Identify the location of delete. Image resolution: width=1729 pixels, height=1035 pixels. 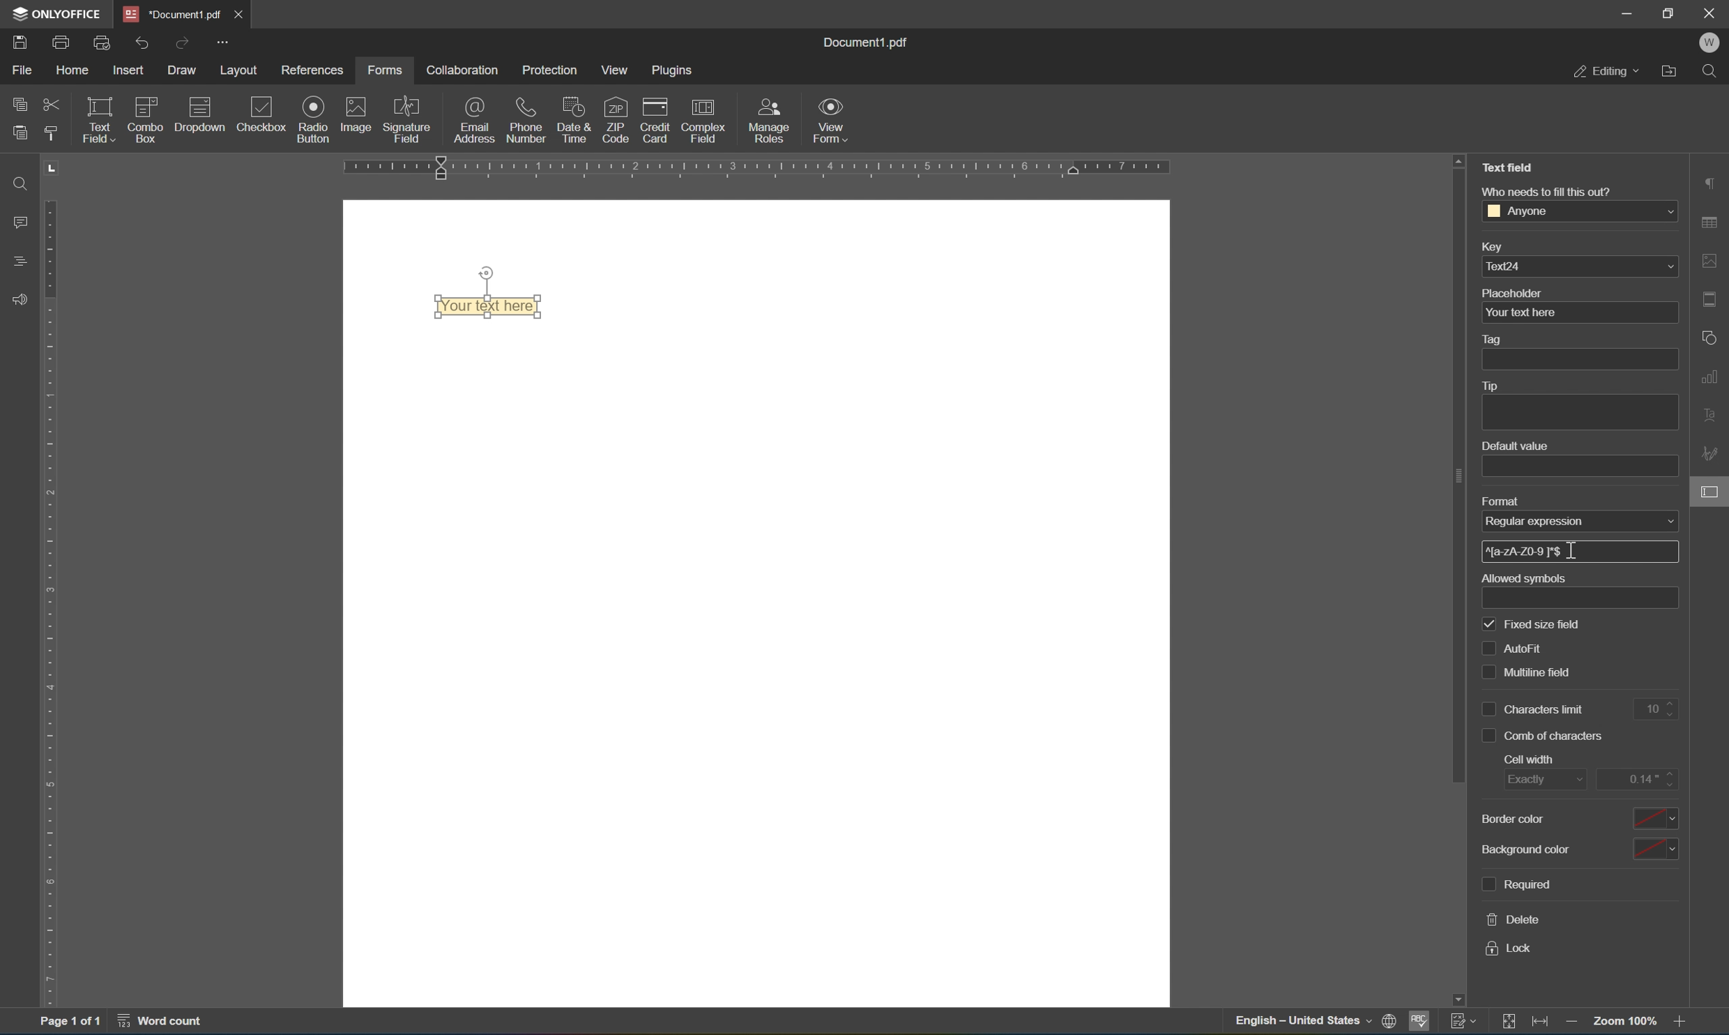
(1515, 919).